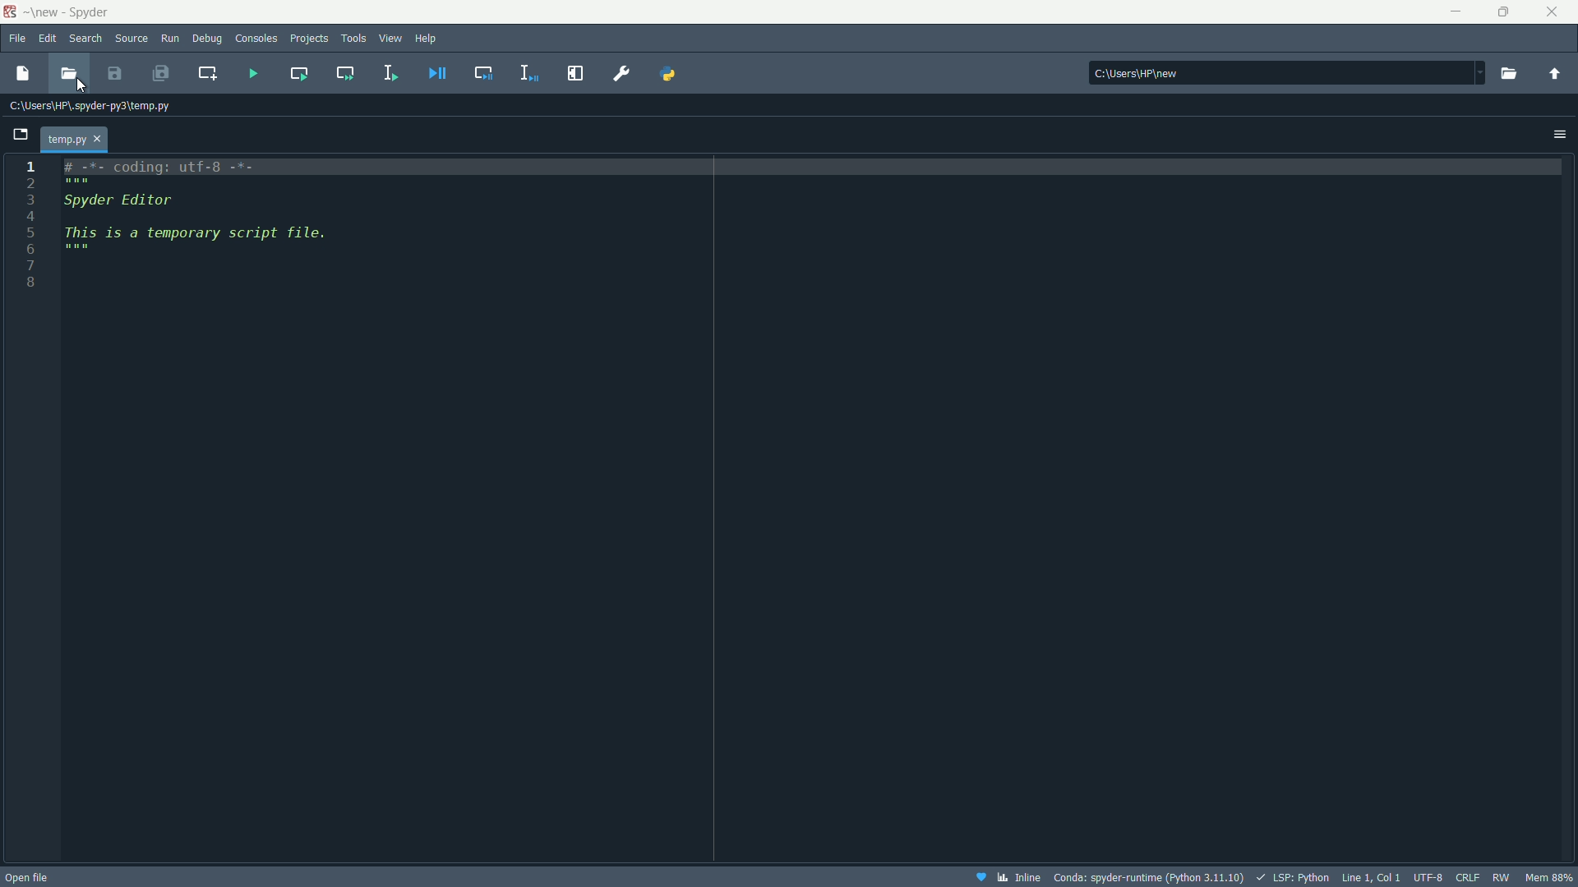 Image resolution: width=1578 pixels, height=887 pixels. Describe the element at coordinates (1502, 877) in the screenshot. I see `rw` at that location.